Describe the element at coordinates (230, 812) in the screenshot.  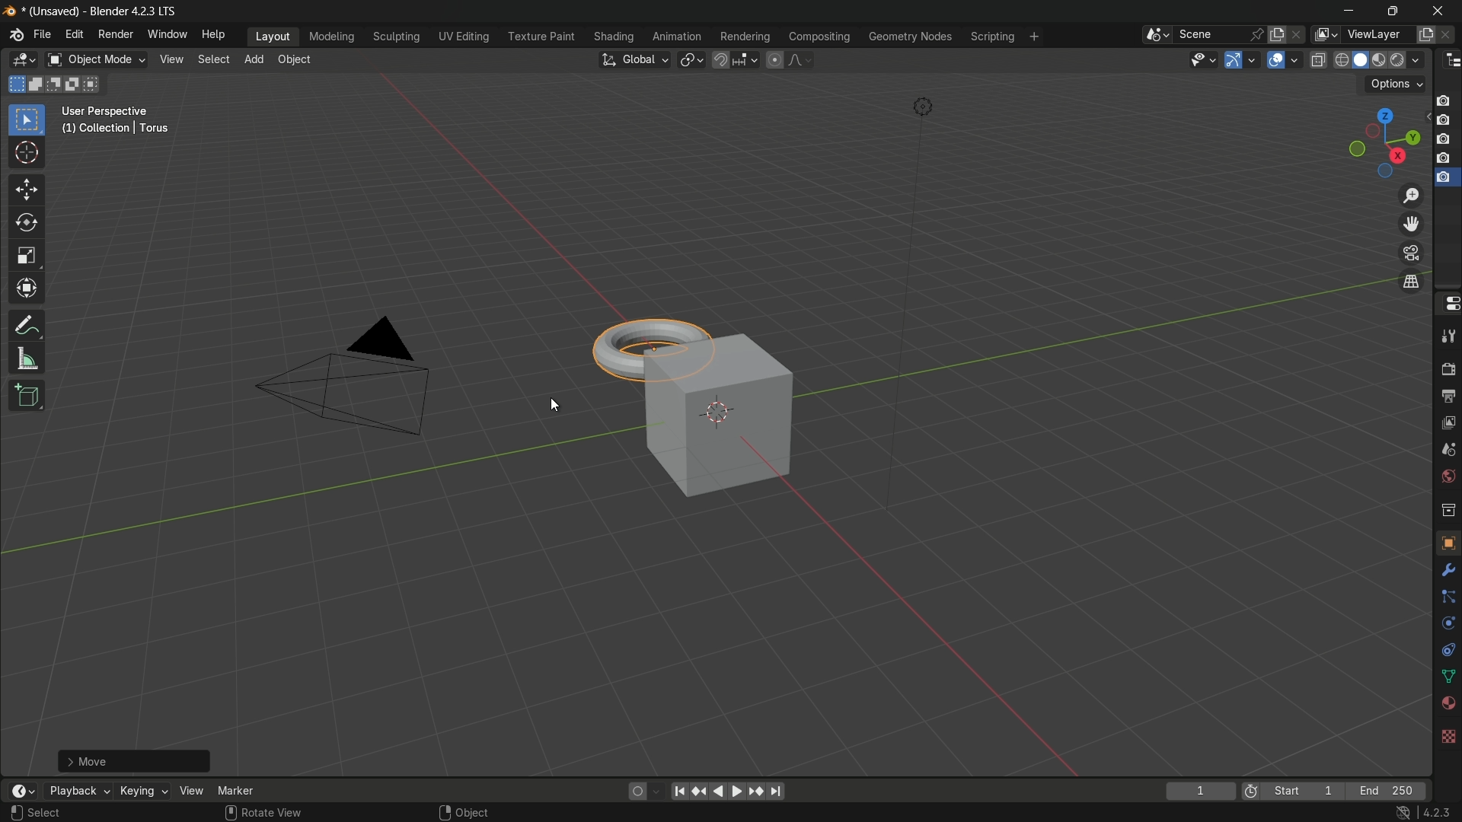
I see `mouse scroll` at that location.